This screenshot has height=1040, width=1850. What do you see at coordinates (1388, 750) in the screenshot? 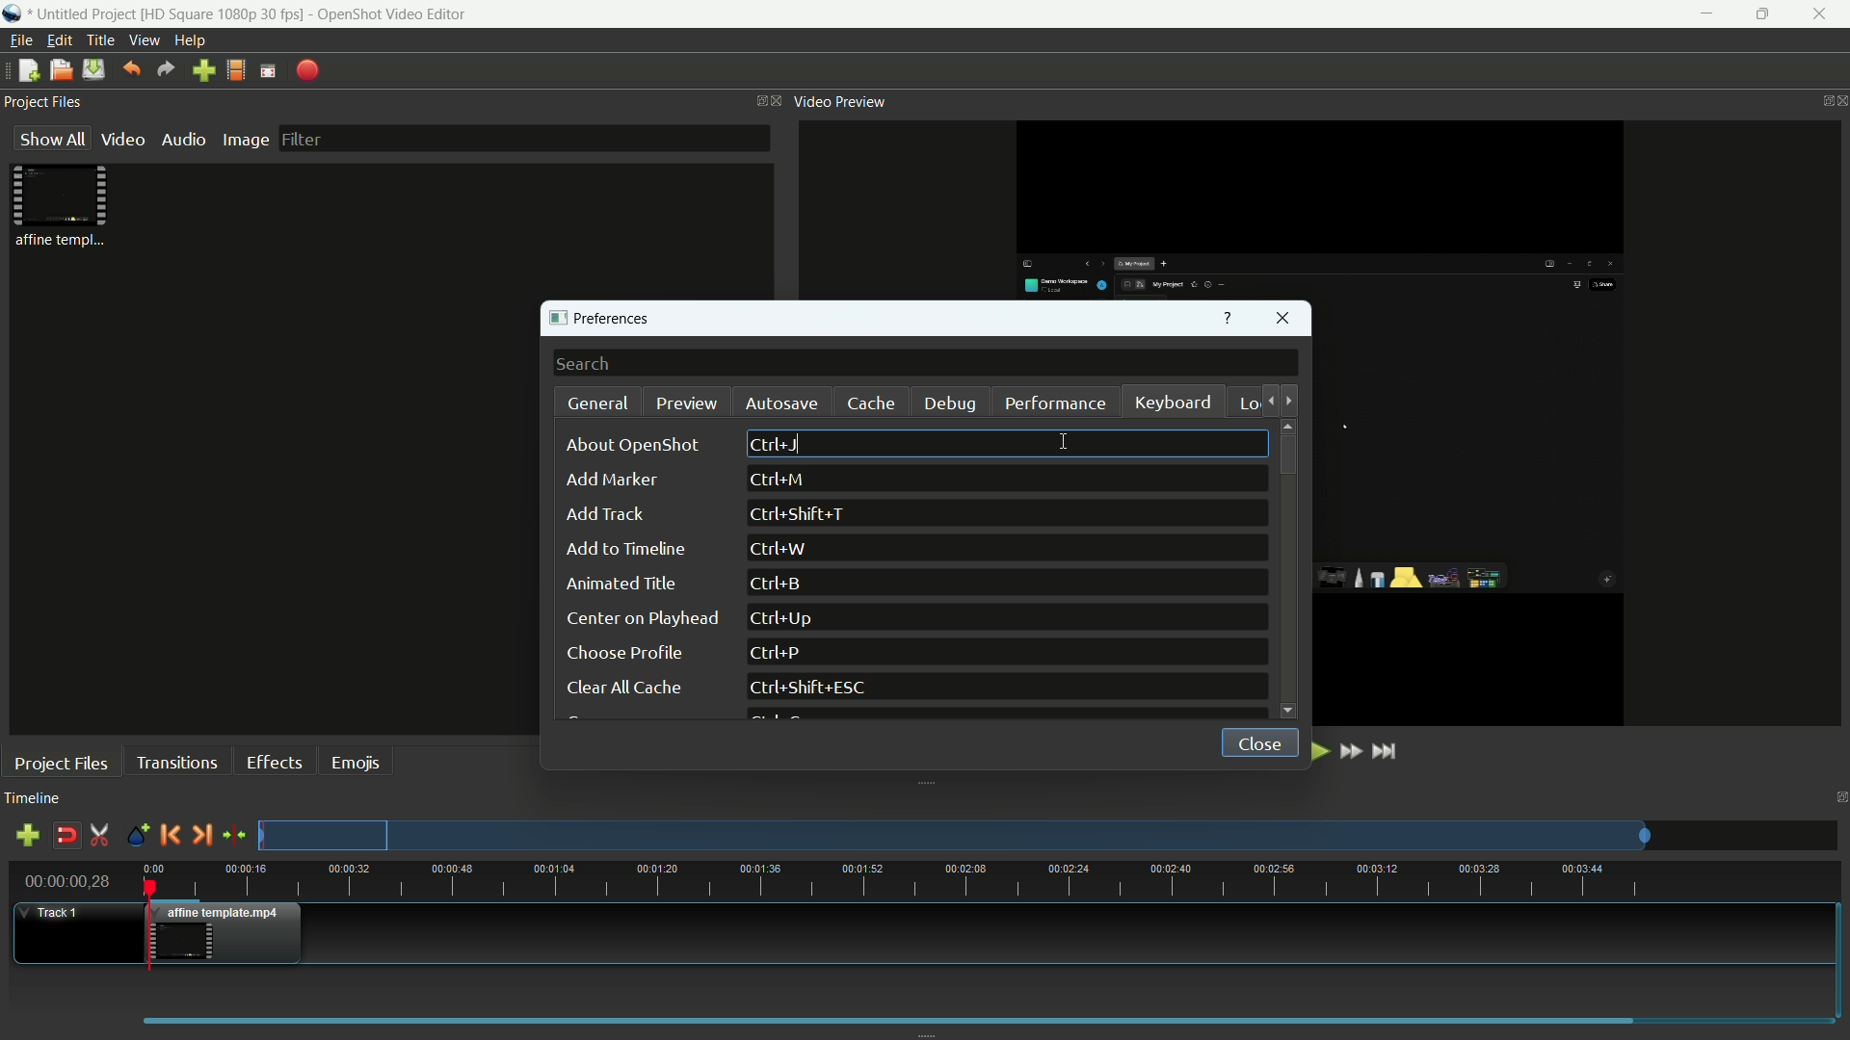
I see `jump to end` at bounding box center [1388, 750].